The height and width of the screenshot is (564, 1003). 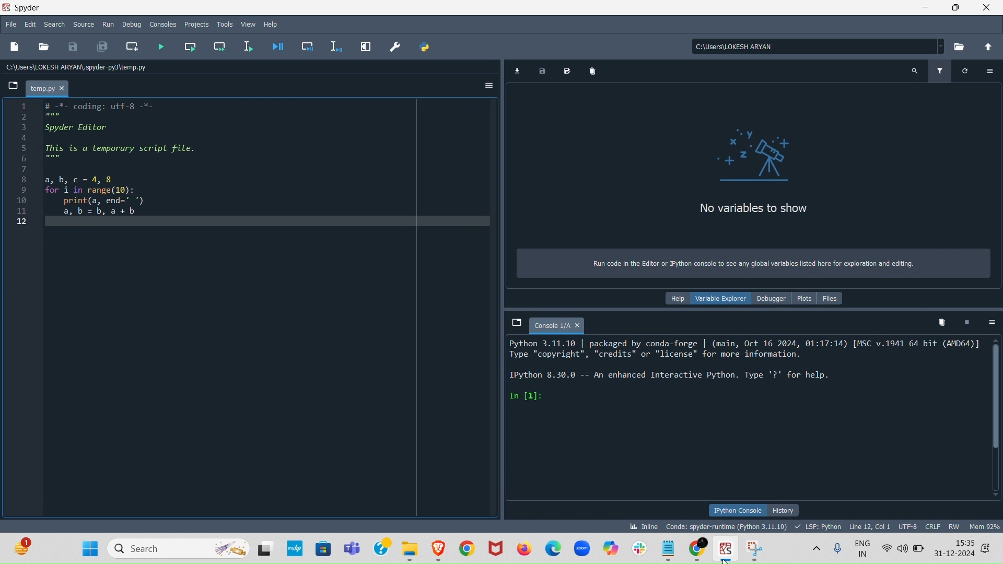 I want to click on Cursor, so click(x=727, y=558).